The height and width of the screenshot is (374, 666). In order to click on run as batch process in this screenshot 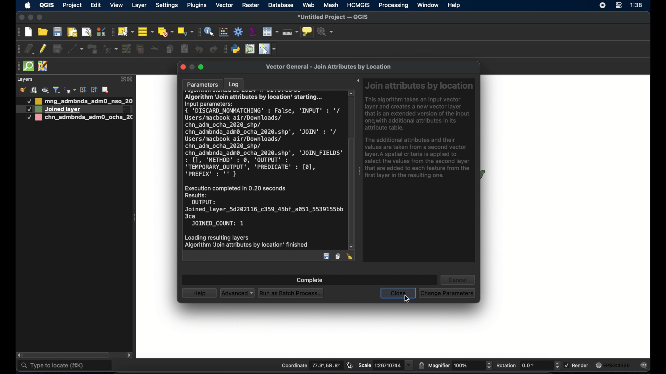, I will do `click(291, 293)`.